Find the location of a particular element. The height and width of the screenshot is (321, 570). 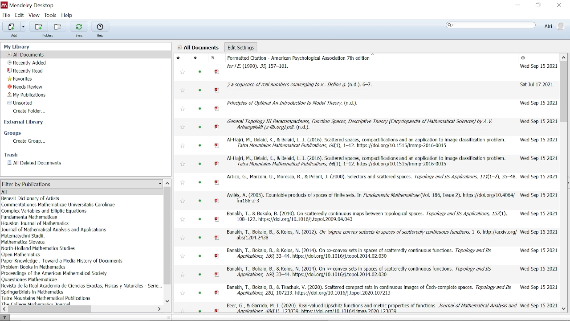

author is located at coordinates (44, 211).